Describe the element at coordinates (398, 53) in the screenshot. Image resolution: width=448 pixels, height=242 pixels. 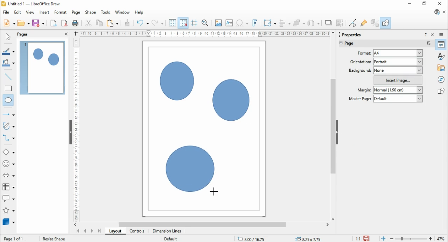
I see `a4` at that location.